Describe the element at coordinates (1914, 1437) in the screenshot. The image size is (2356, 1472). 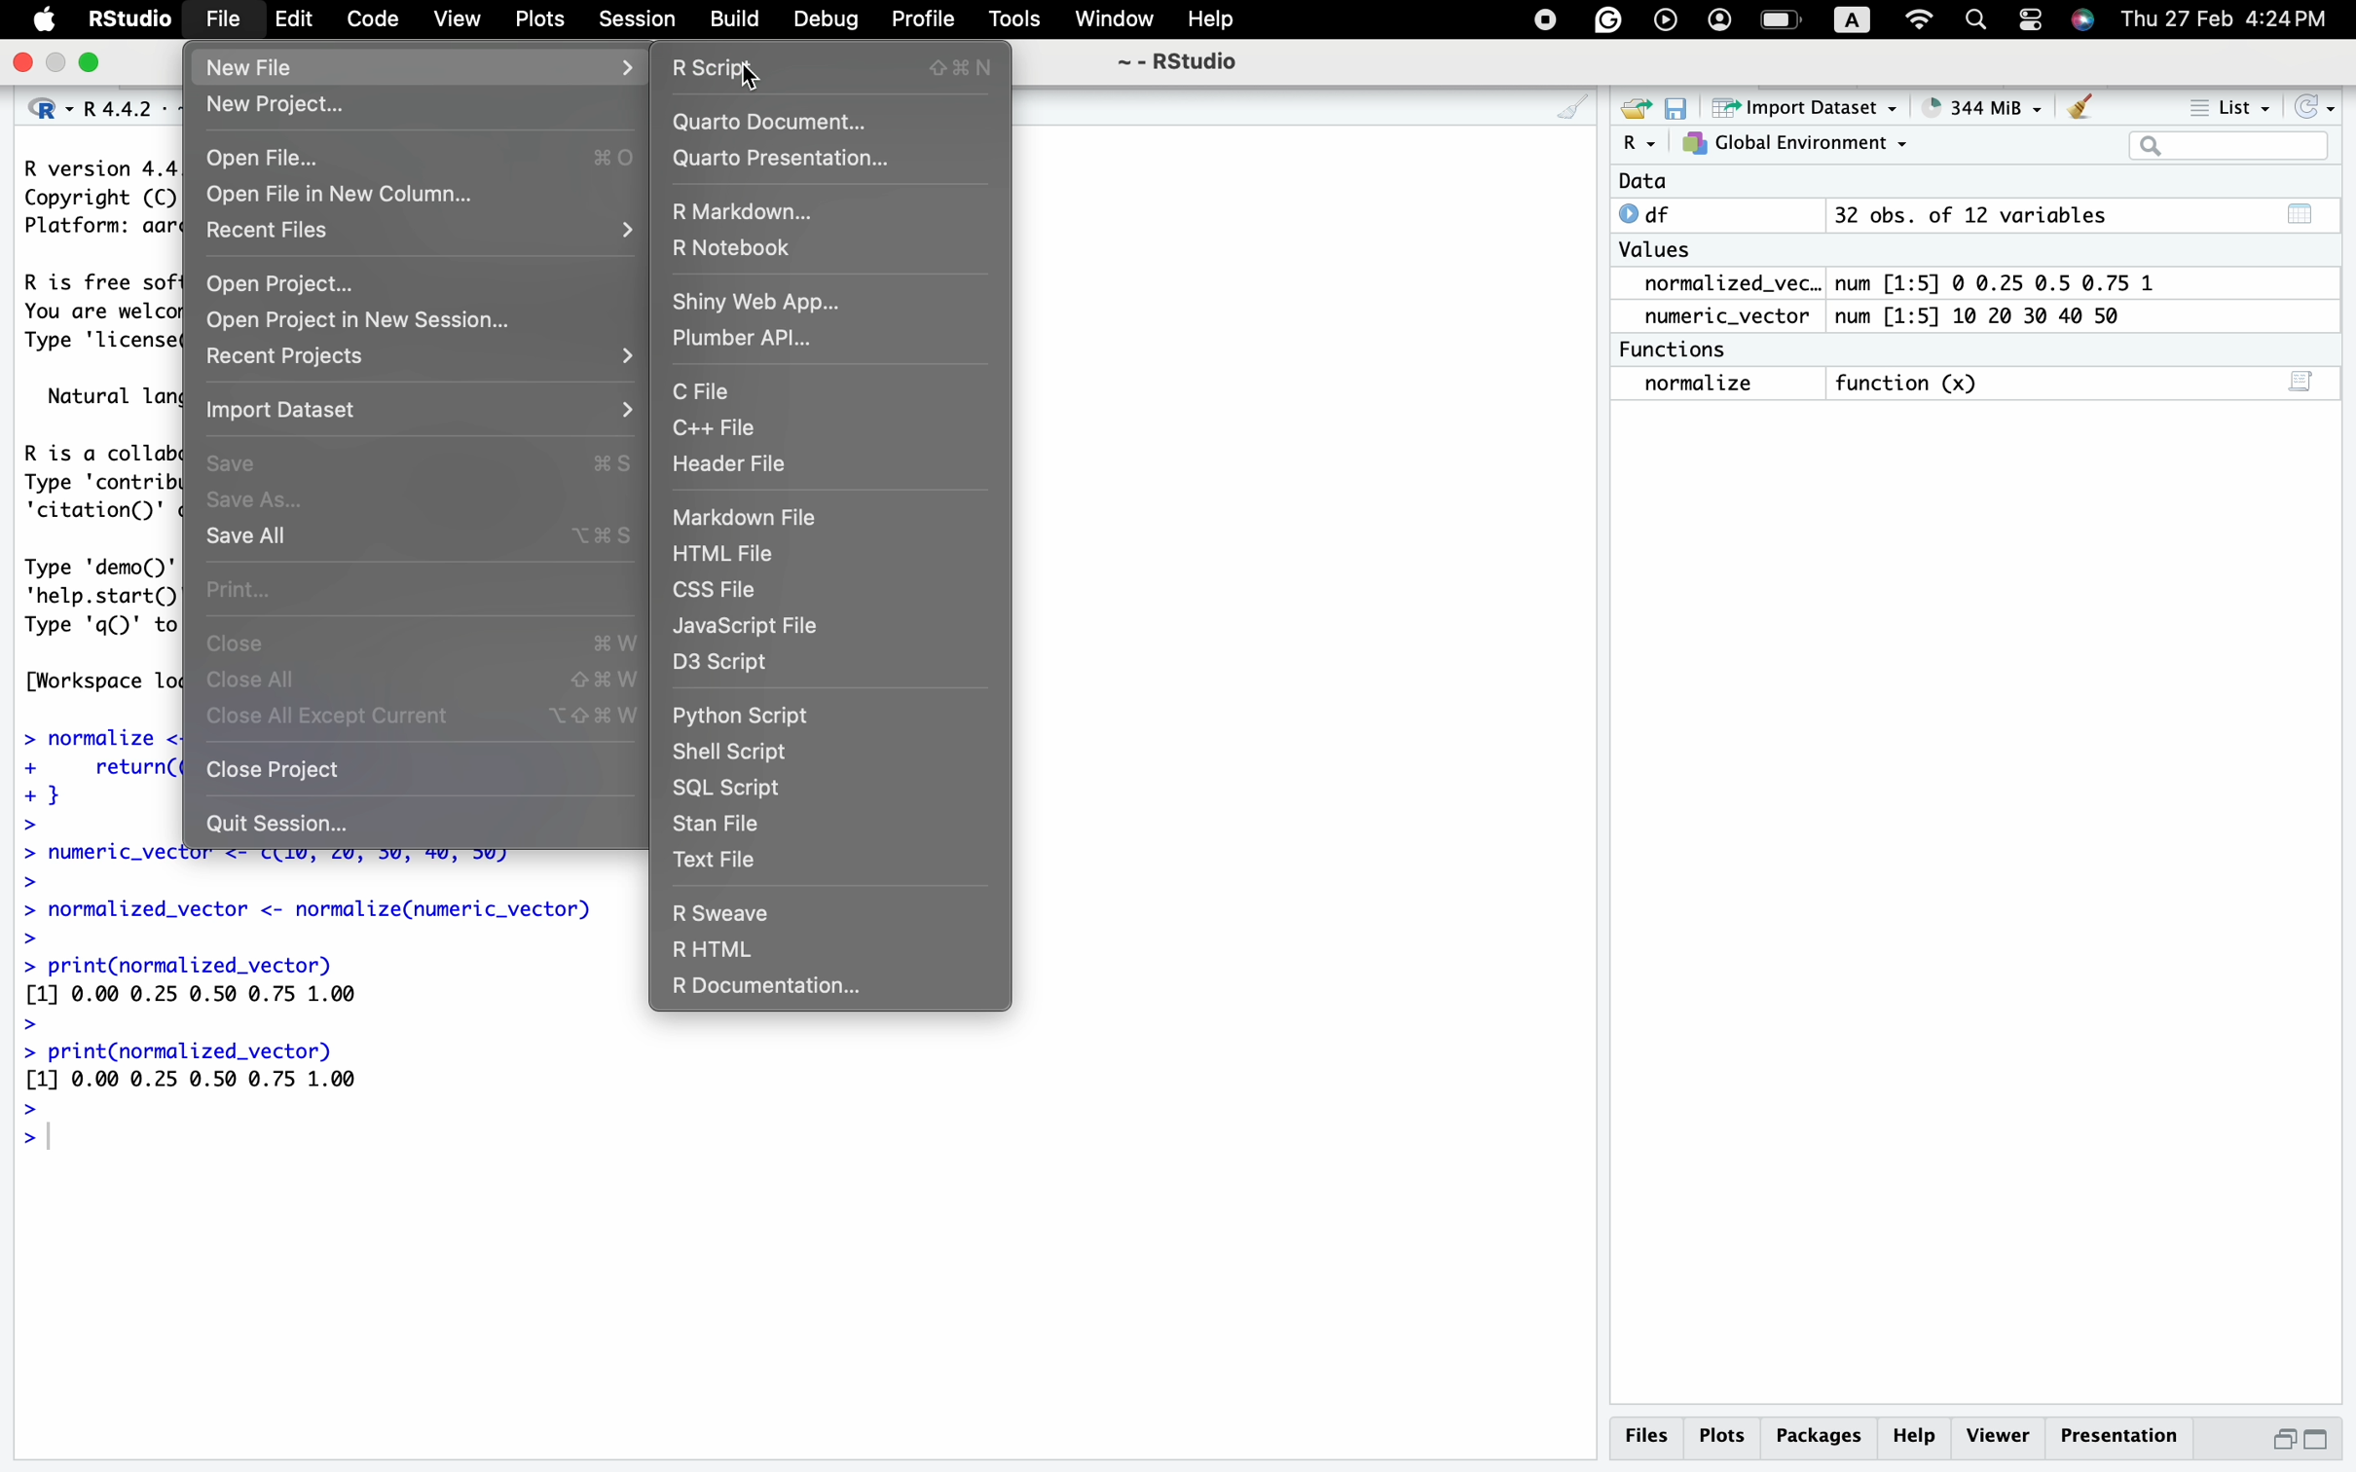
I see `Help` at that location.